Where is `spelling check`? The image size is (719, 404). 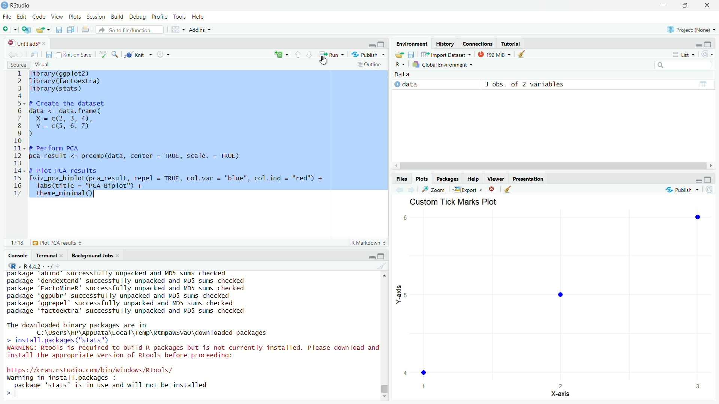 spelling check is located at coordinates (104, 54).